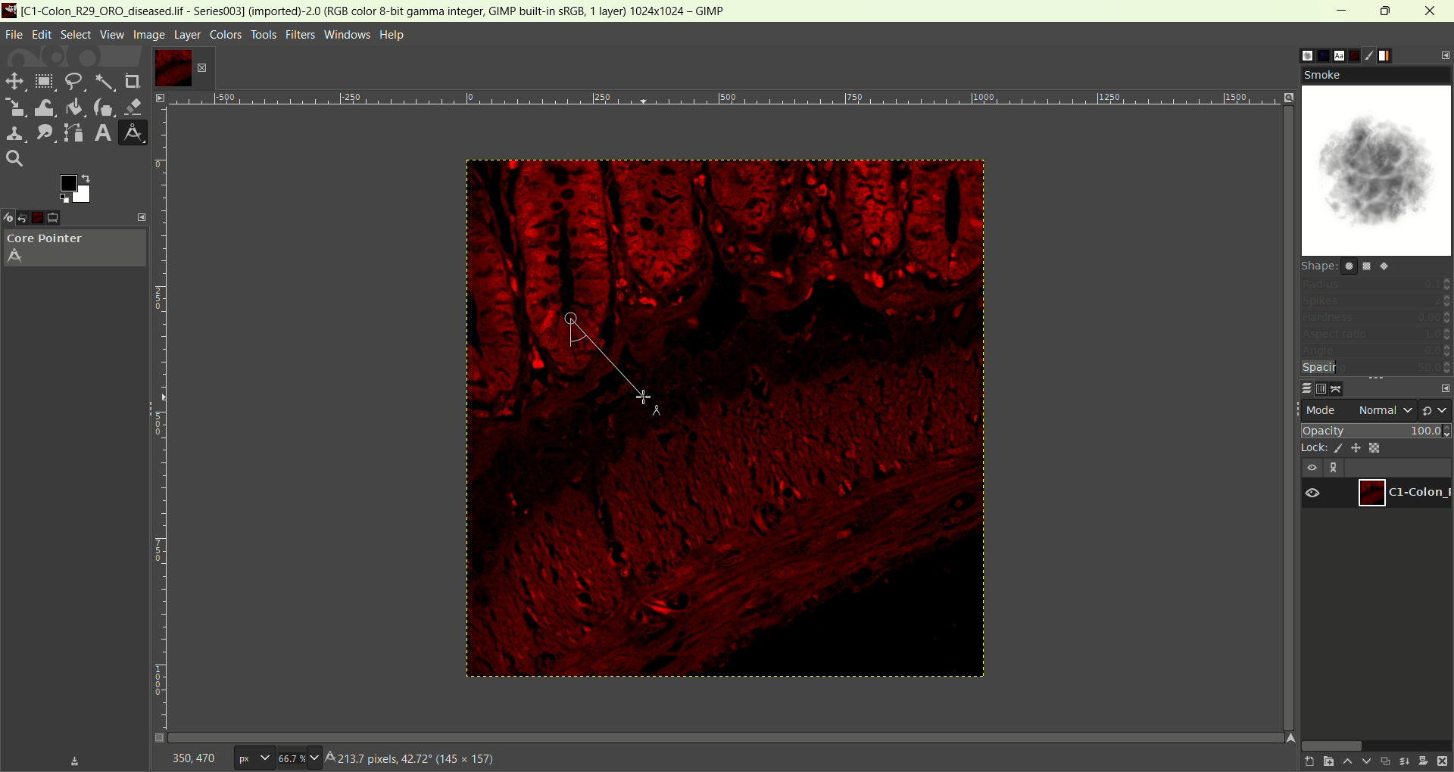  I want to click on pattern, so click(1314, 53).